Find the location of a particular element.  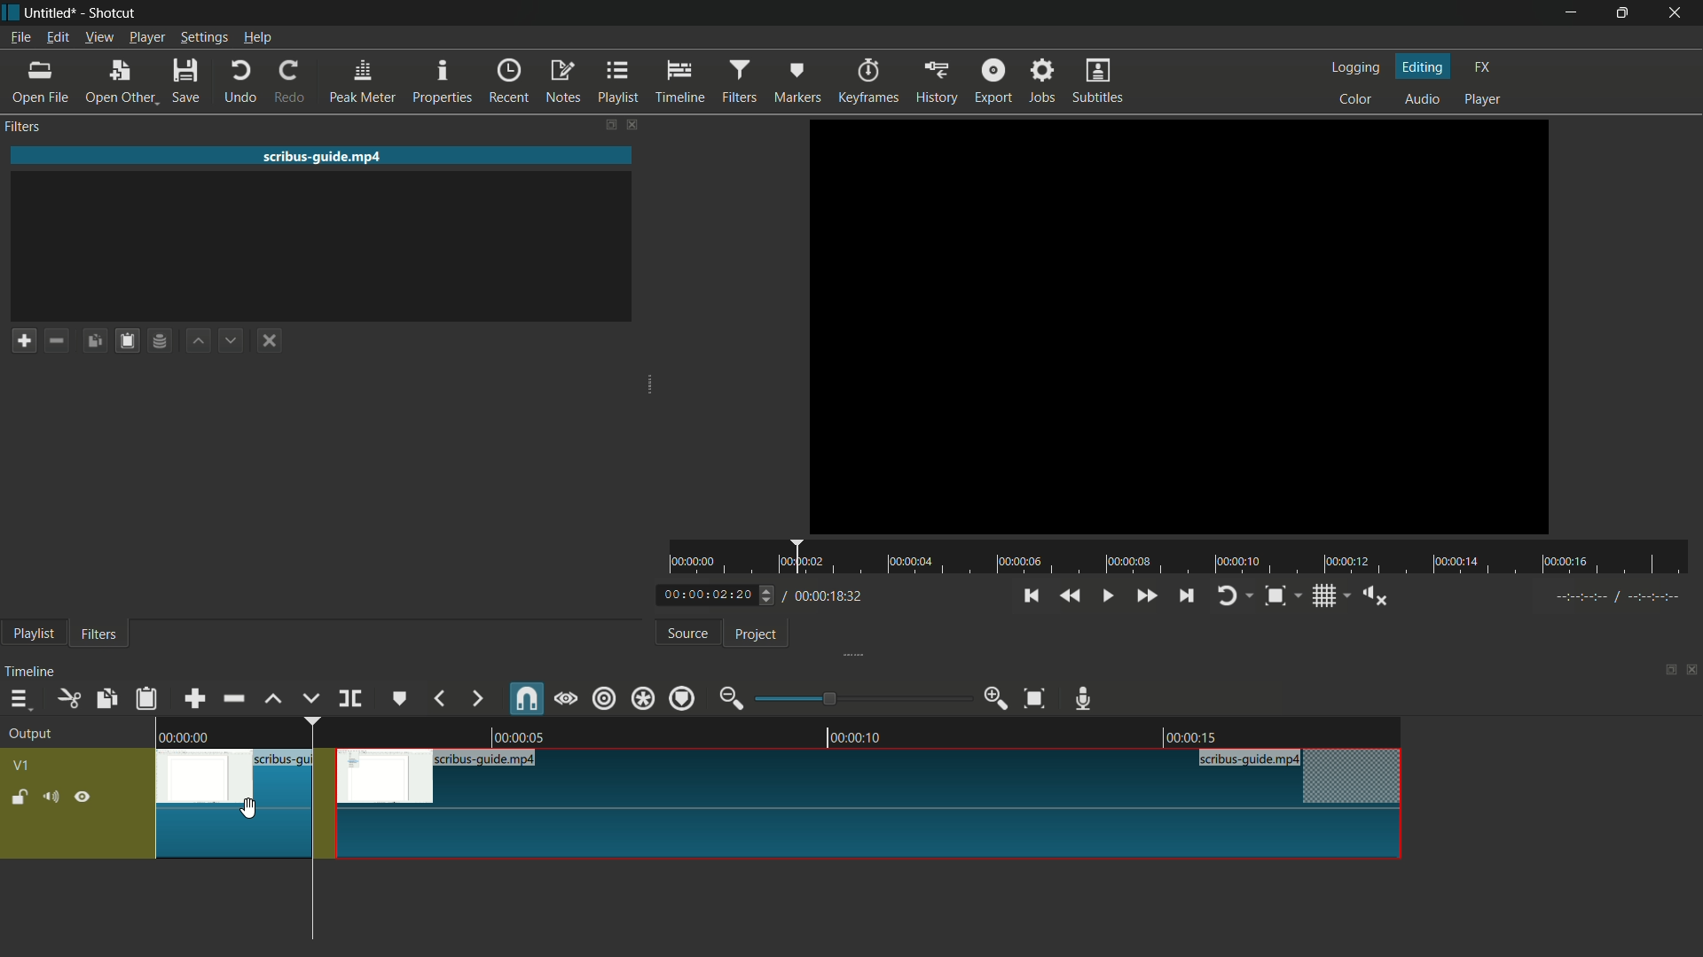

scrub while dragging is located at coordinates (565, 697).